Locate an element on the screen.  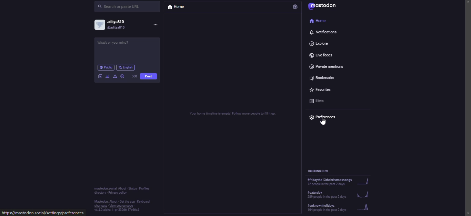
favorites is located at coordinates (319, 88).